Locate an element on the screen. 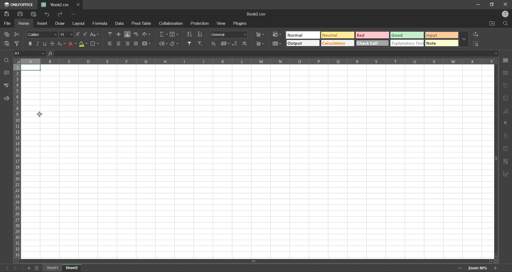  decrease decimal is located at coordinates (235, 44).